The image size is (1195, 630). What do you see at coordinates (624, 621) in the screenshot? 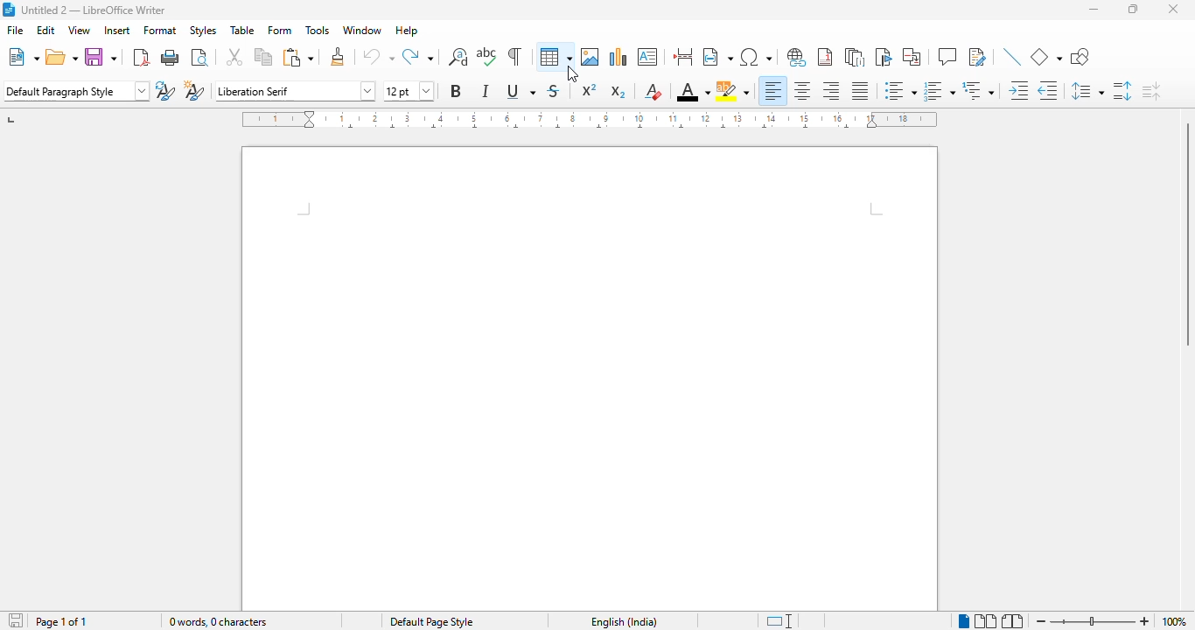
I see `text language` at bounding box center [624, 621].